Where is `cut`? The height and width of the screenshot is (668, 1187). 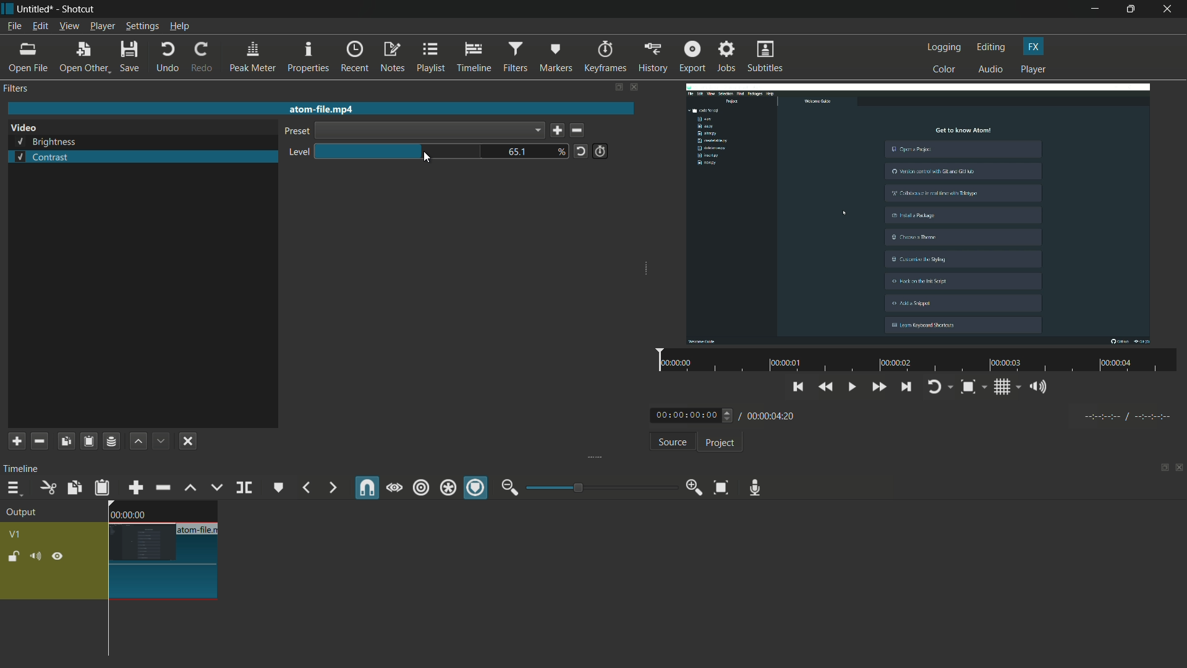 cut is located at coordinates (47, 487).